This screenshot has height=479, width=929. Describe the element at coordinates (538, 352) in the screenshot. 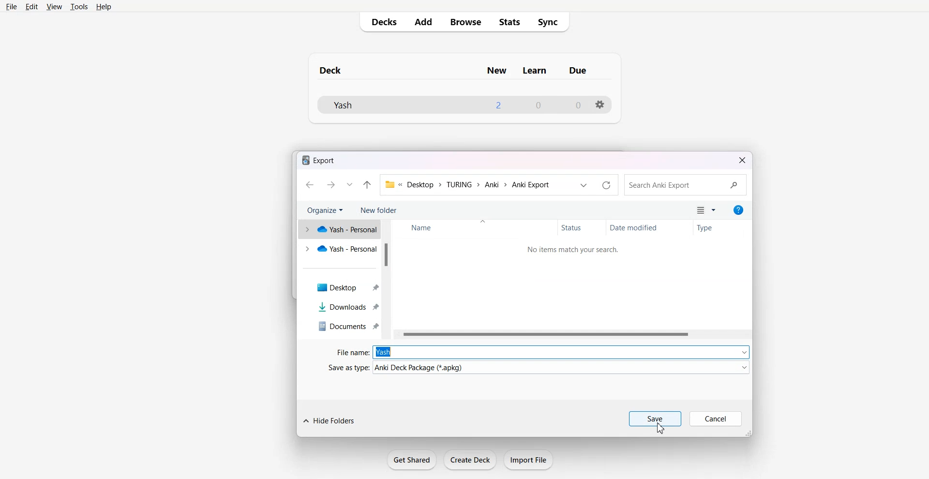

I see `File Name` at that location.